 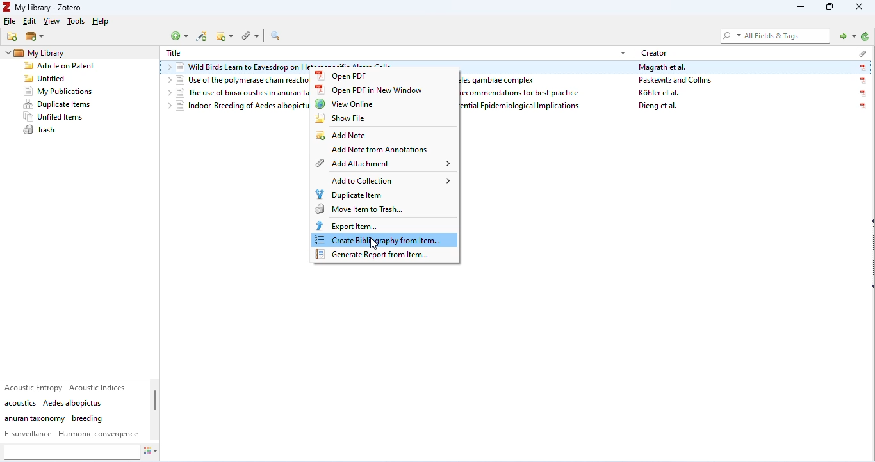 What do you see at coordinates (13, 36) in the screenshot?
I see `new collection` at bounding box center [13, 36].